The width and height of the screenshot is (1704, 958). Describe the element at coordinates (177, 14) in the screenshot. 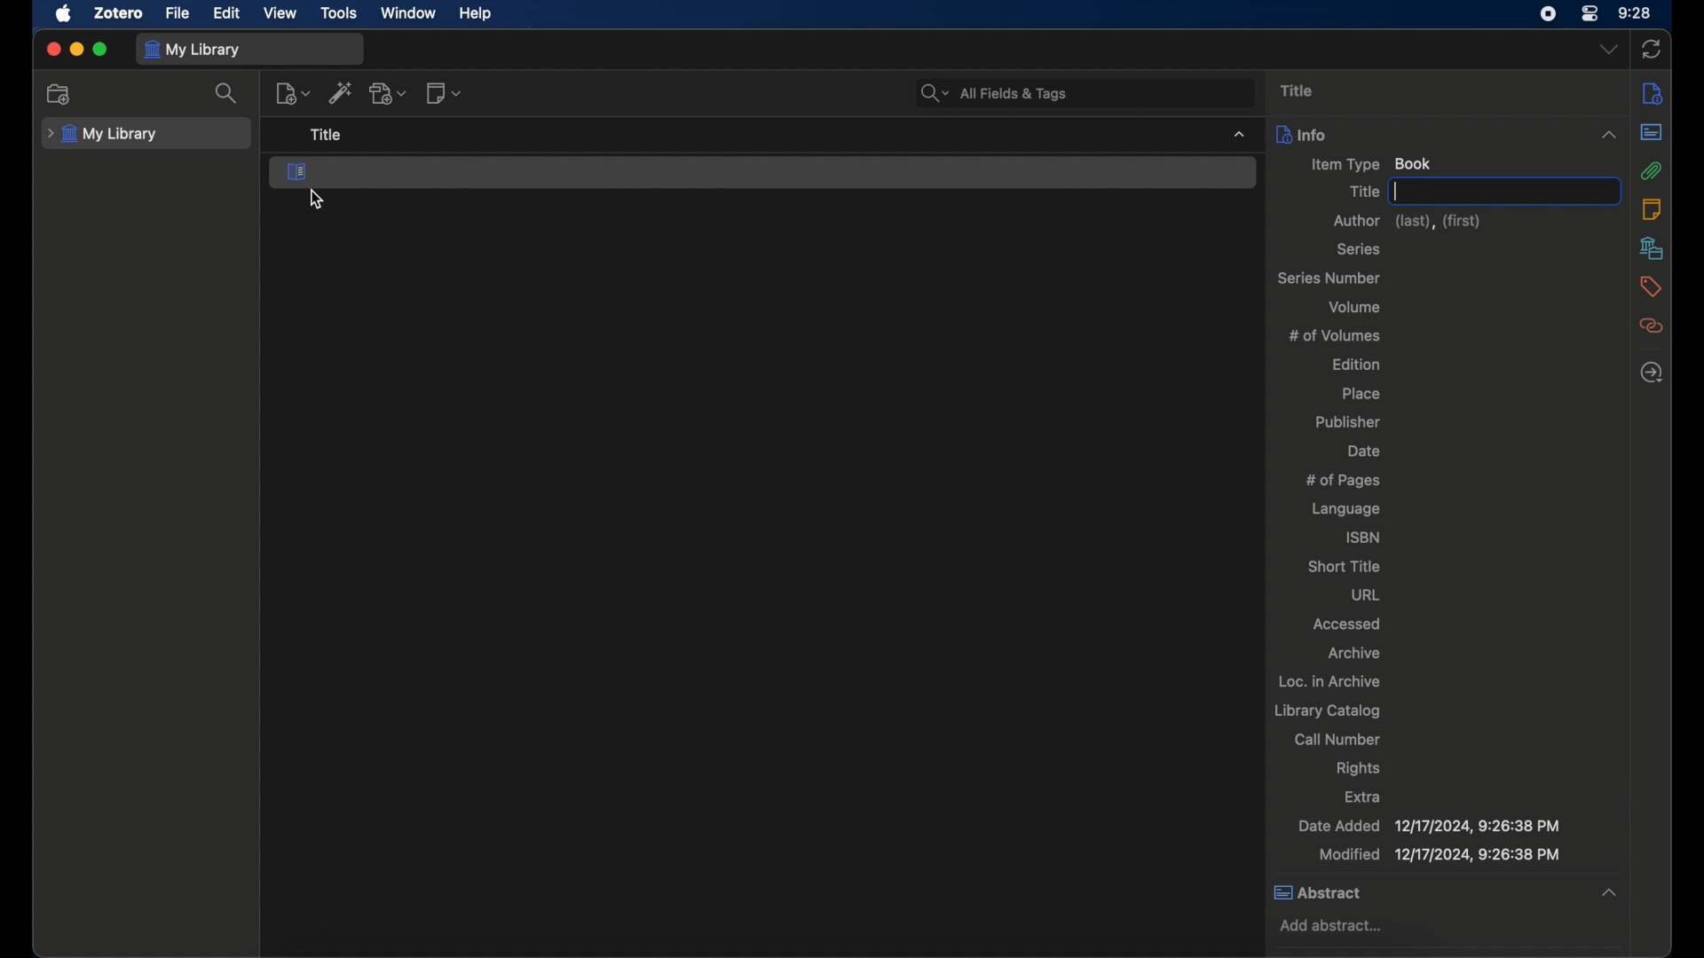

I see `file` at that location.